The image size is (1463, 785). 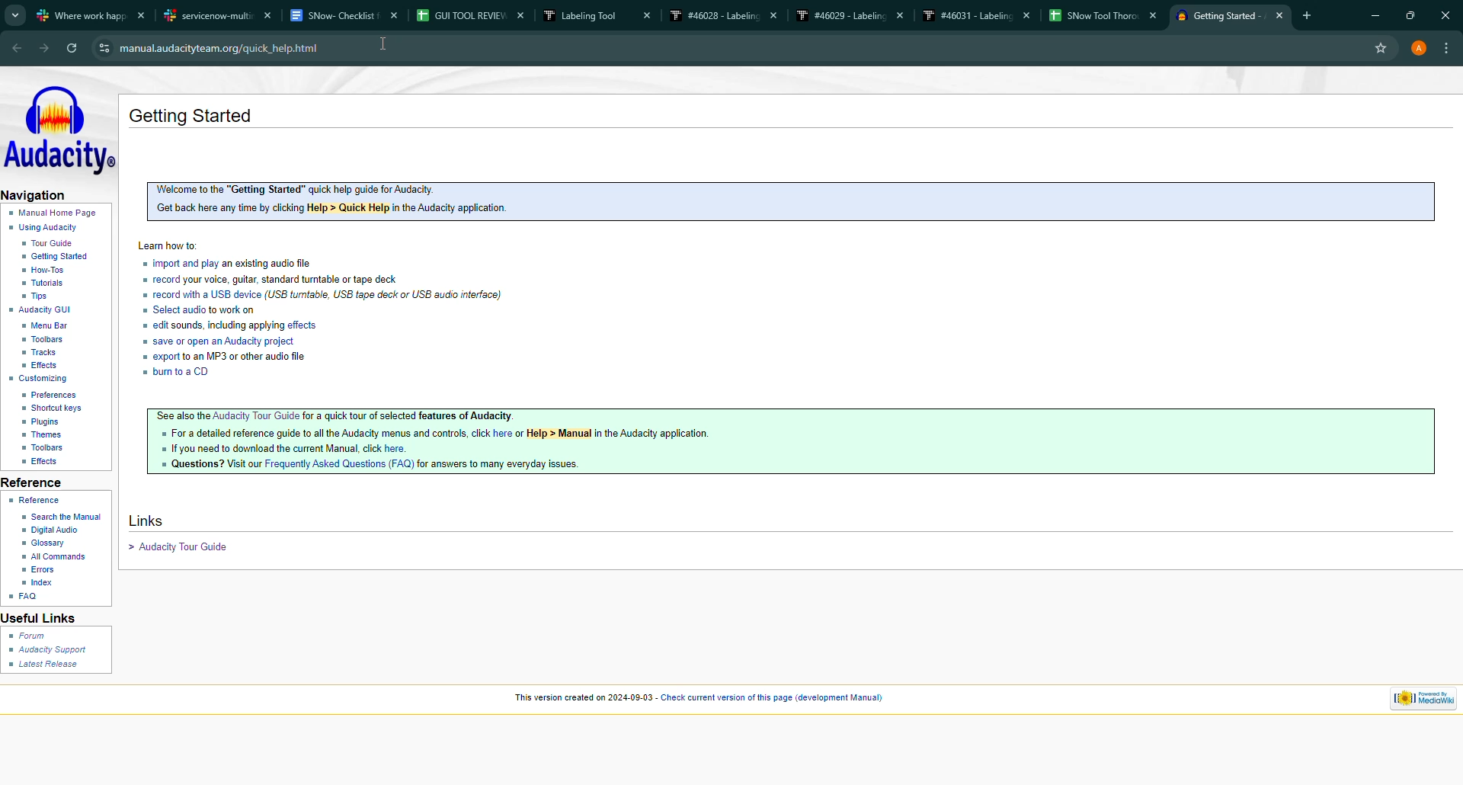 What do you see at coordinates (41, 355) in the screenshot?
I see `track` at bounding box center [41, 355].